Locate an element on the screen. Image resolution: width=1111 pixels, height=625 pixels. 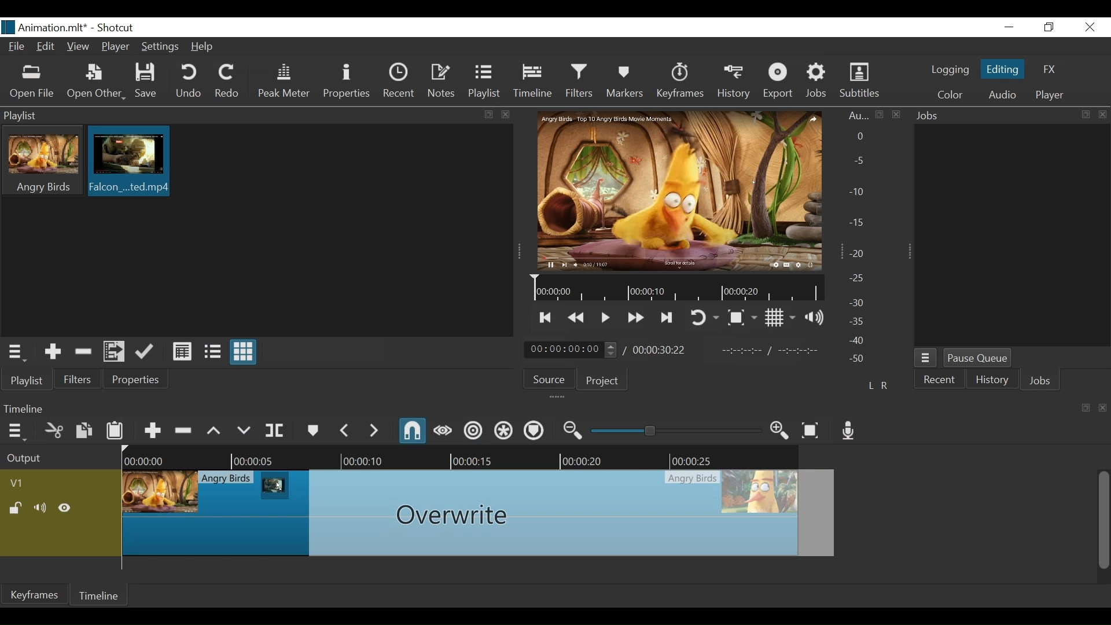
Clip is located at coordinates (130, 161).